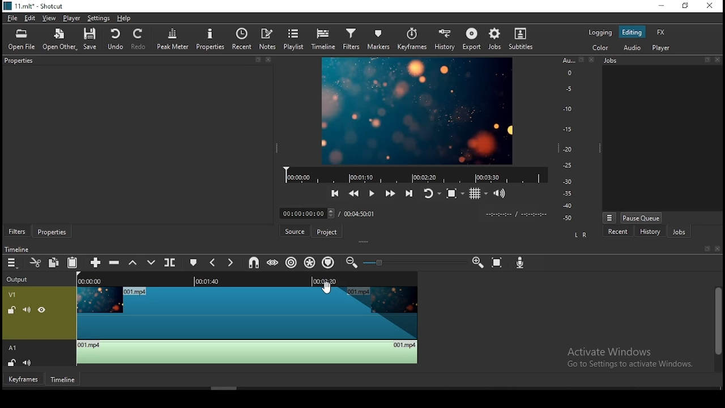 The height and width of the screenshot is (408, 725). Describe the element at coordinates (352, 193) in the screenshot. I see `play quickly backwards` at that location.